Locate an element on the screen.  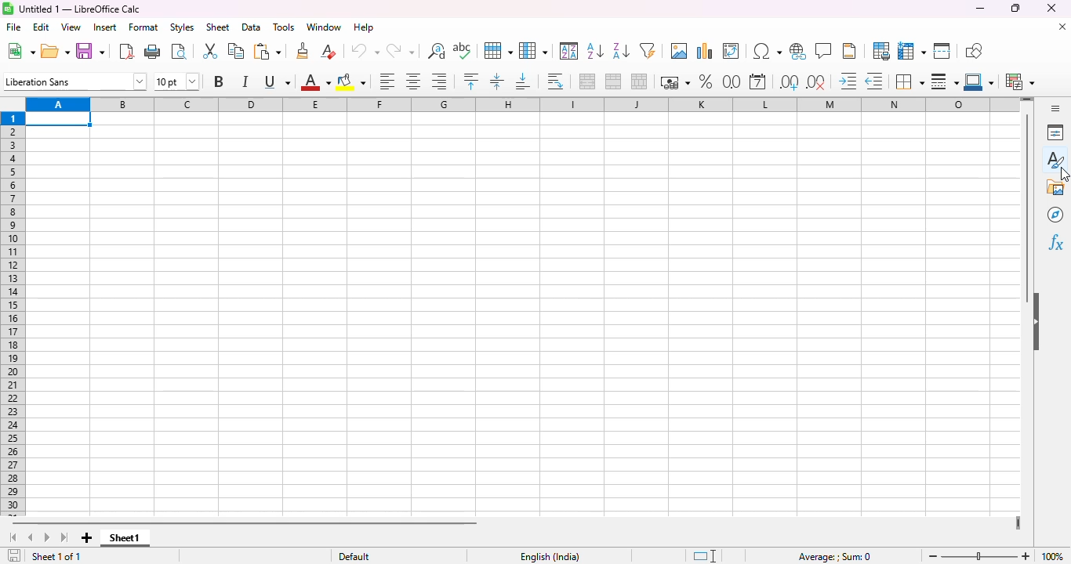
border style is located at coordinates (945, 81).